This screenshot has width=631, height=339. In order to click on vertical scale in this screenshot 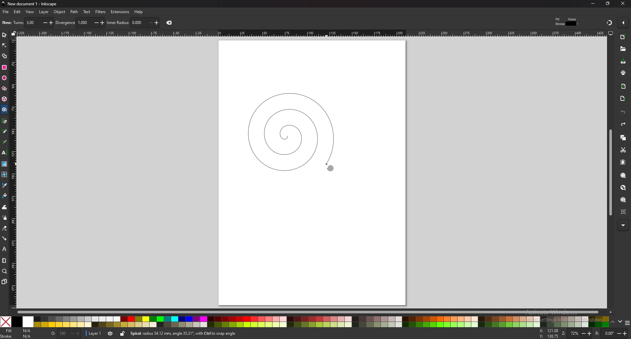, I will do `click(13, 173)`.